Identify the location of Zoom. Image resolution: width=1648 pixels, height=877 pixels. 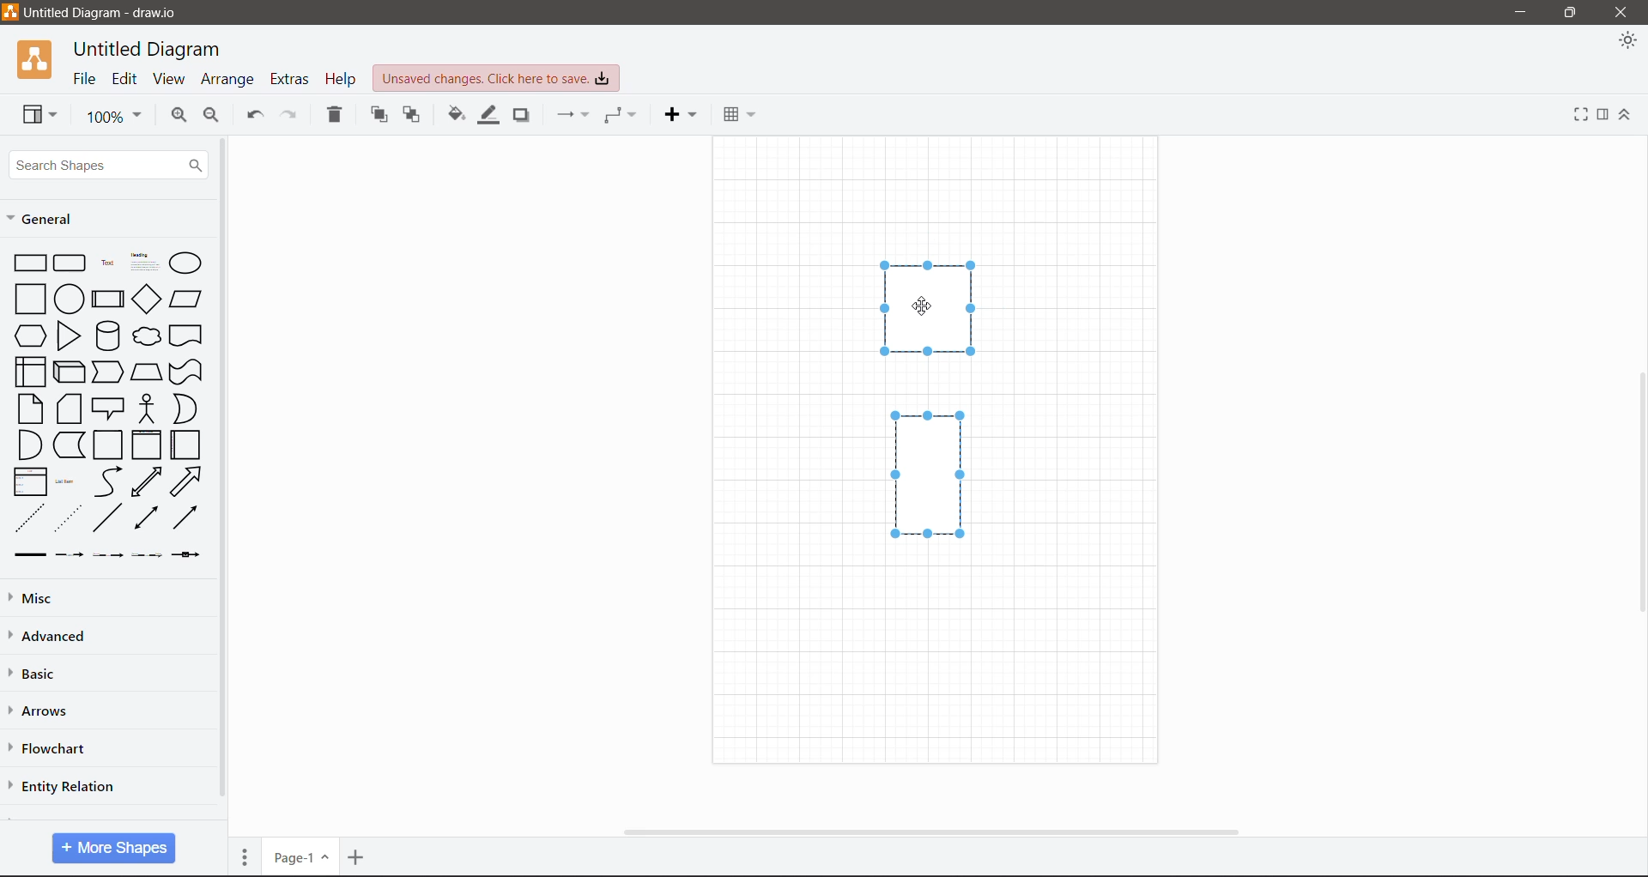
(111, 115).